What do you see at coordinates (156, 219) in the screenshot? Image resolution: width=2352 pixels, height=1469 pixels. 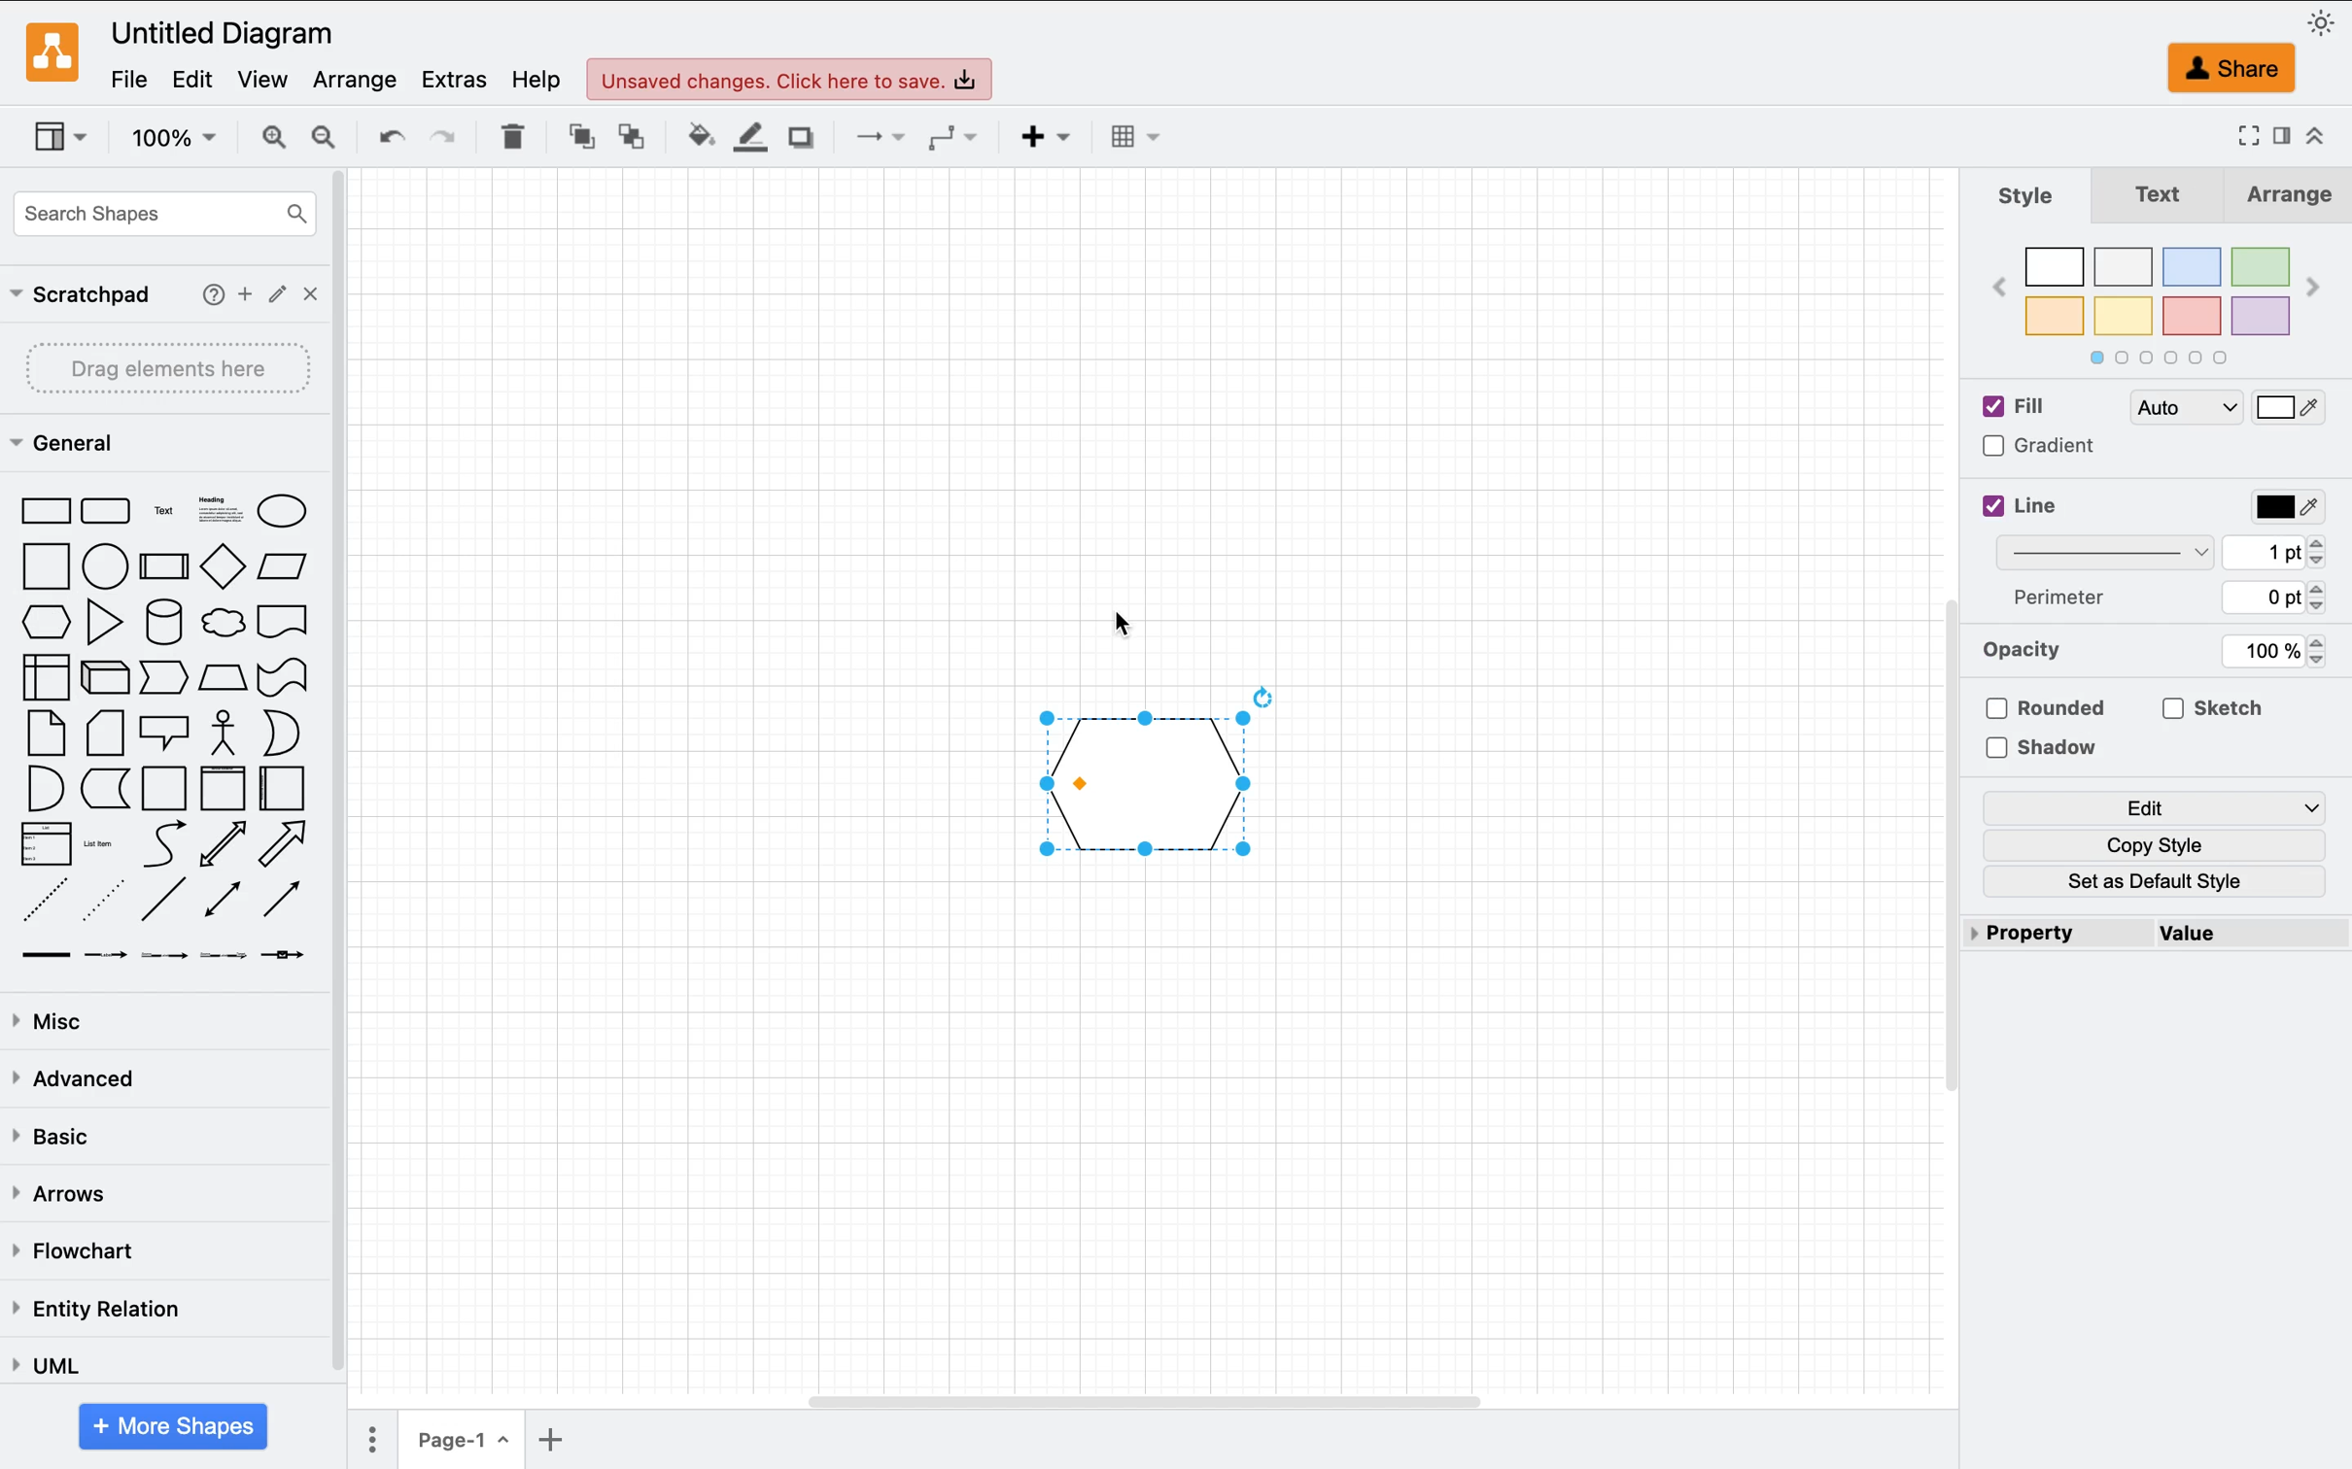 I see `search shapes` at bounding box center [156, 219].